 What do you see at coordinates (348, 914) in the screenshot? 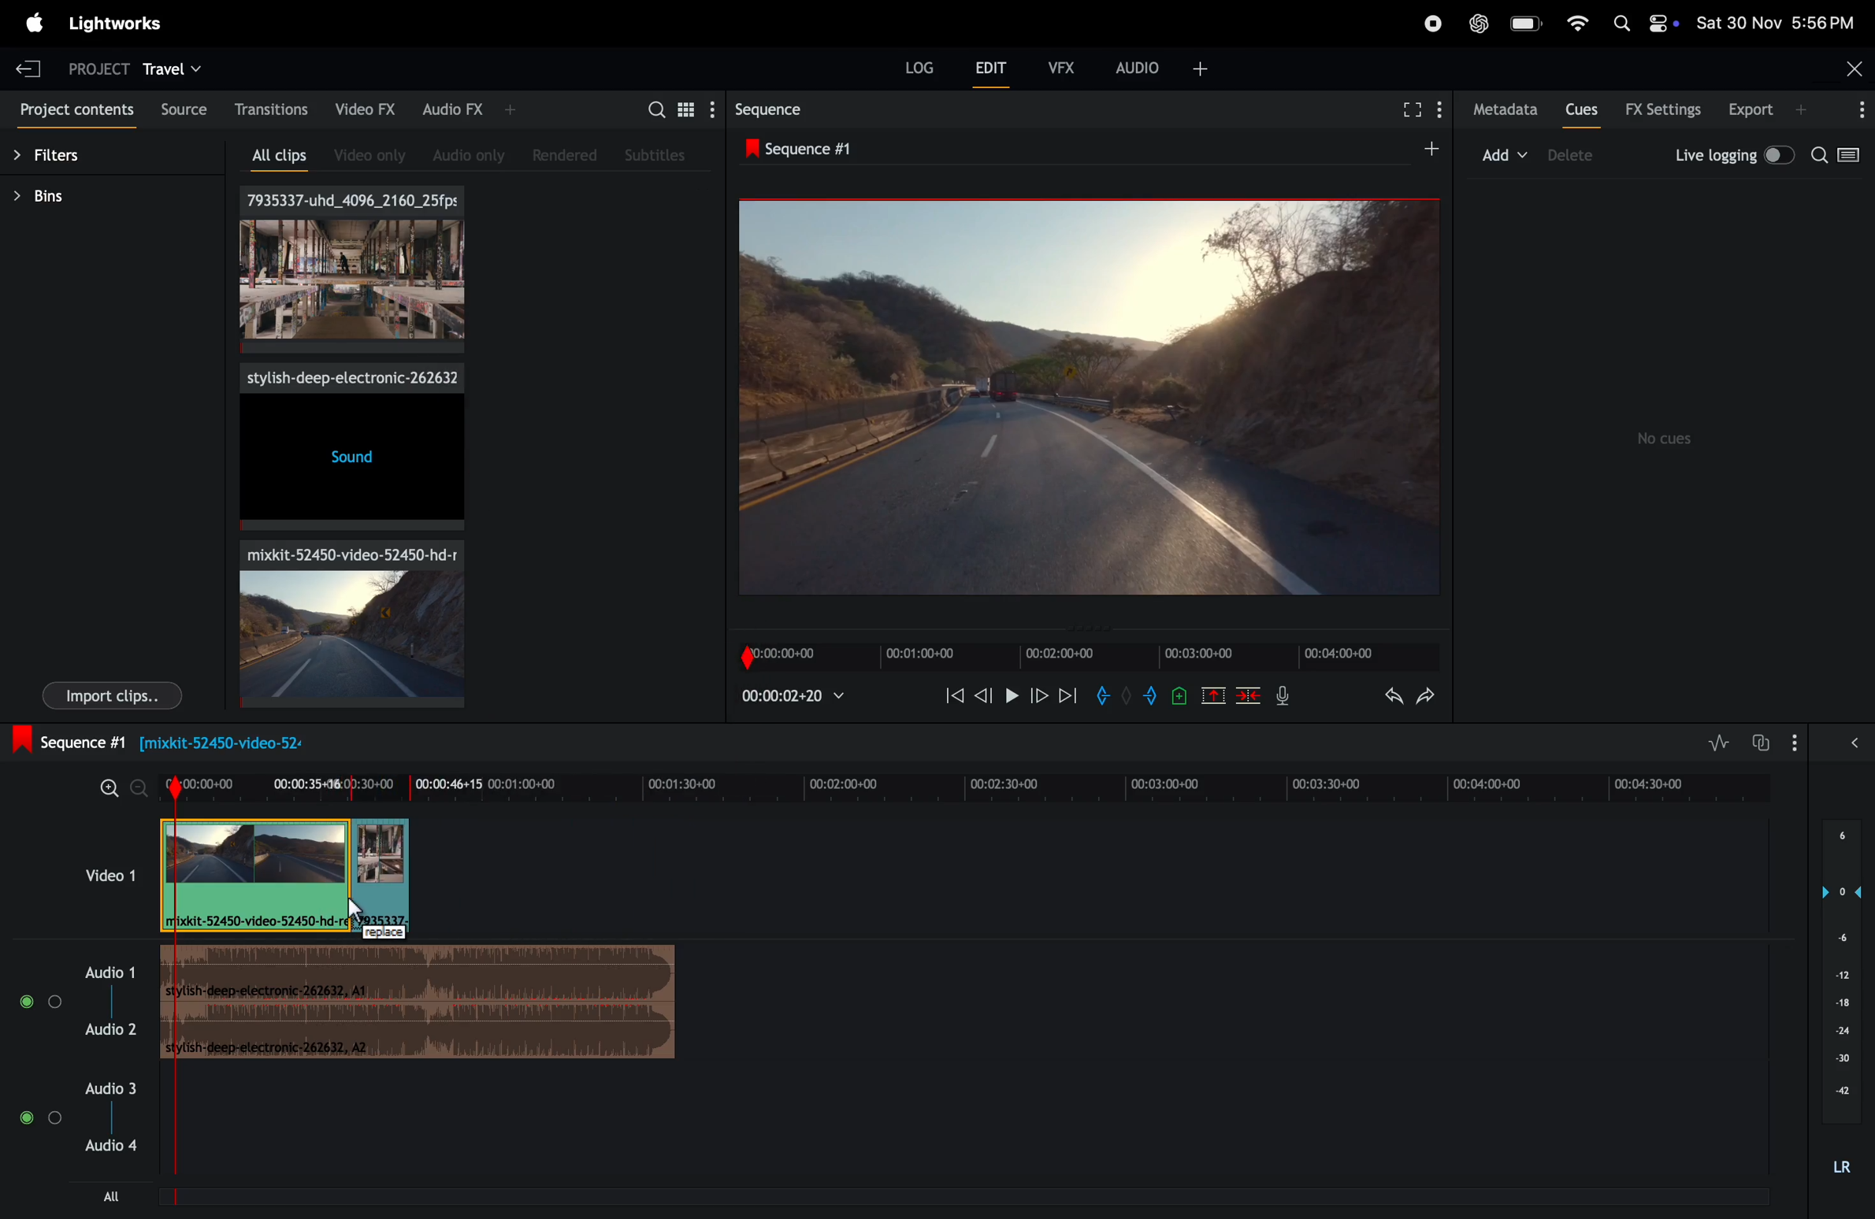
I see `cursor` at bounding box center [348, 914].